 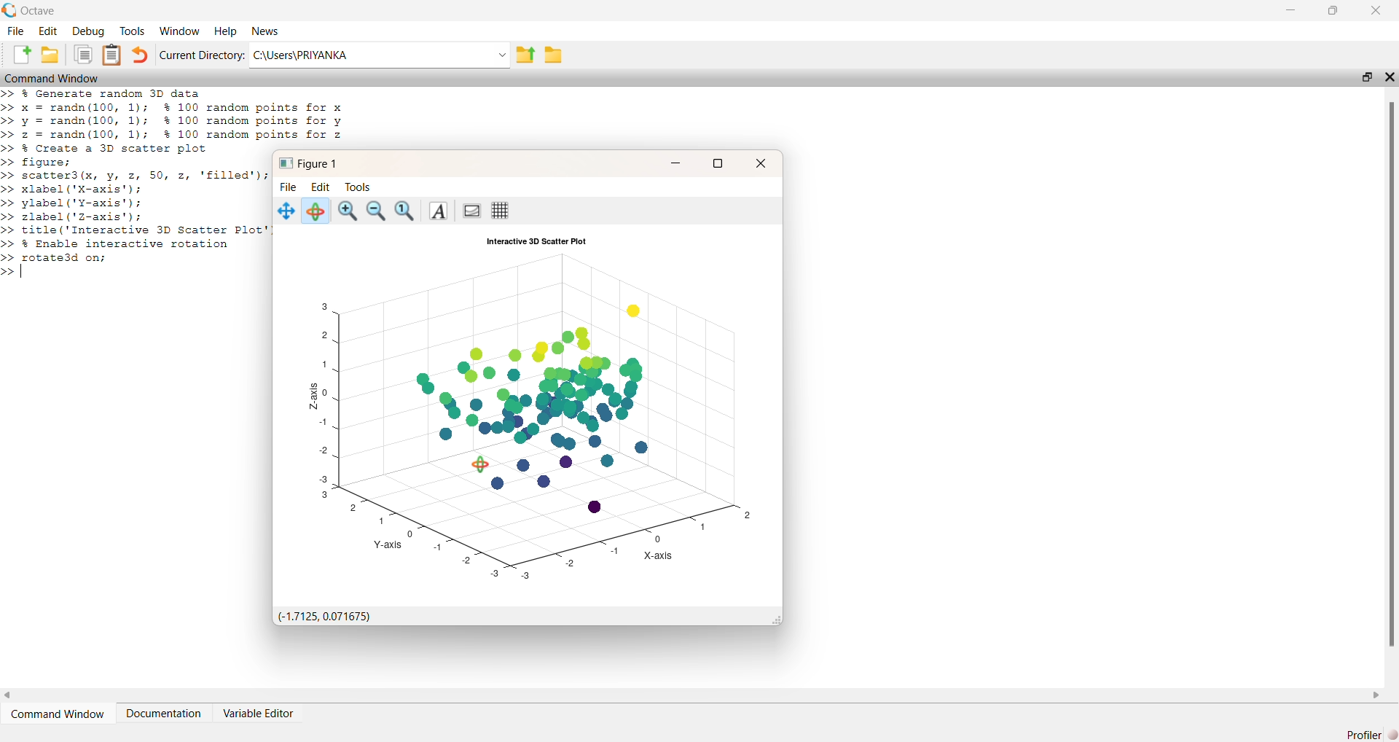 What do you see at coordinates (1333, 10) in the screenshot?
I see `resize` at bounding box center [1333, 10].